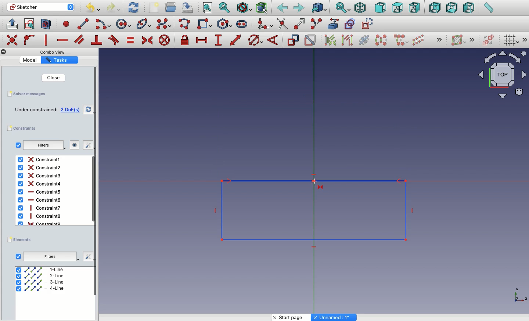 The image size is (529, 321). Describe the element at coordinates (50, 257) in the screenshot. I see `Filters` at that location.